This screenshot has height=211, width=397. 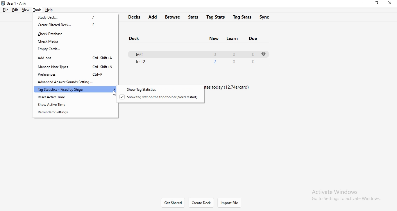 What do you see at coordinates (76, 25) in the screenshot?
I see `create filtered deck` at bounding box center [76, 25].